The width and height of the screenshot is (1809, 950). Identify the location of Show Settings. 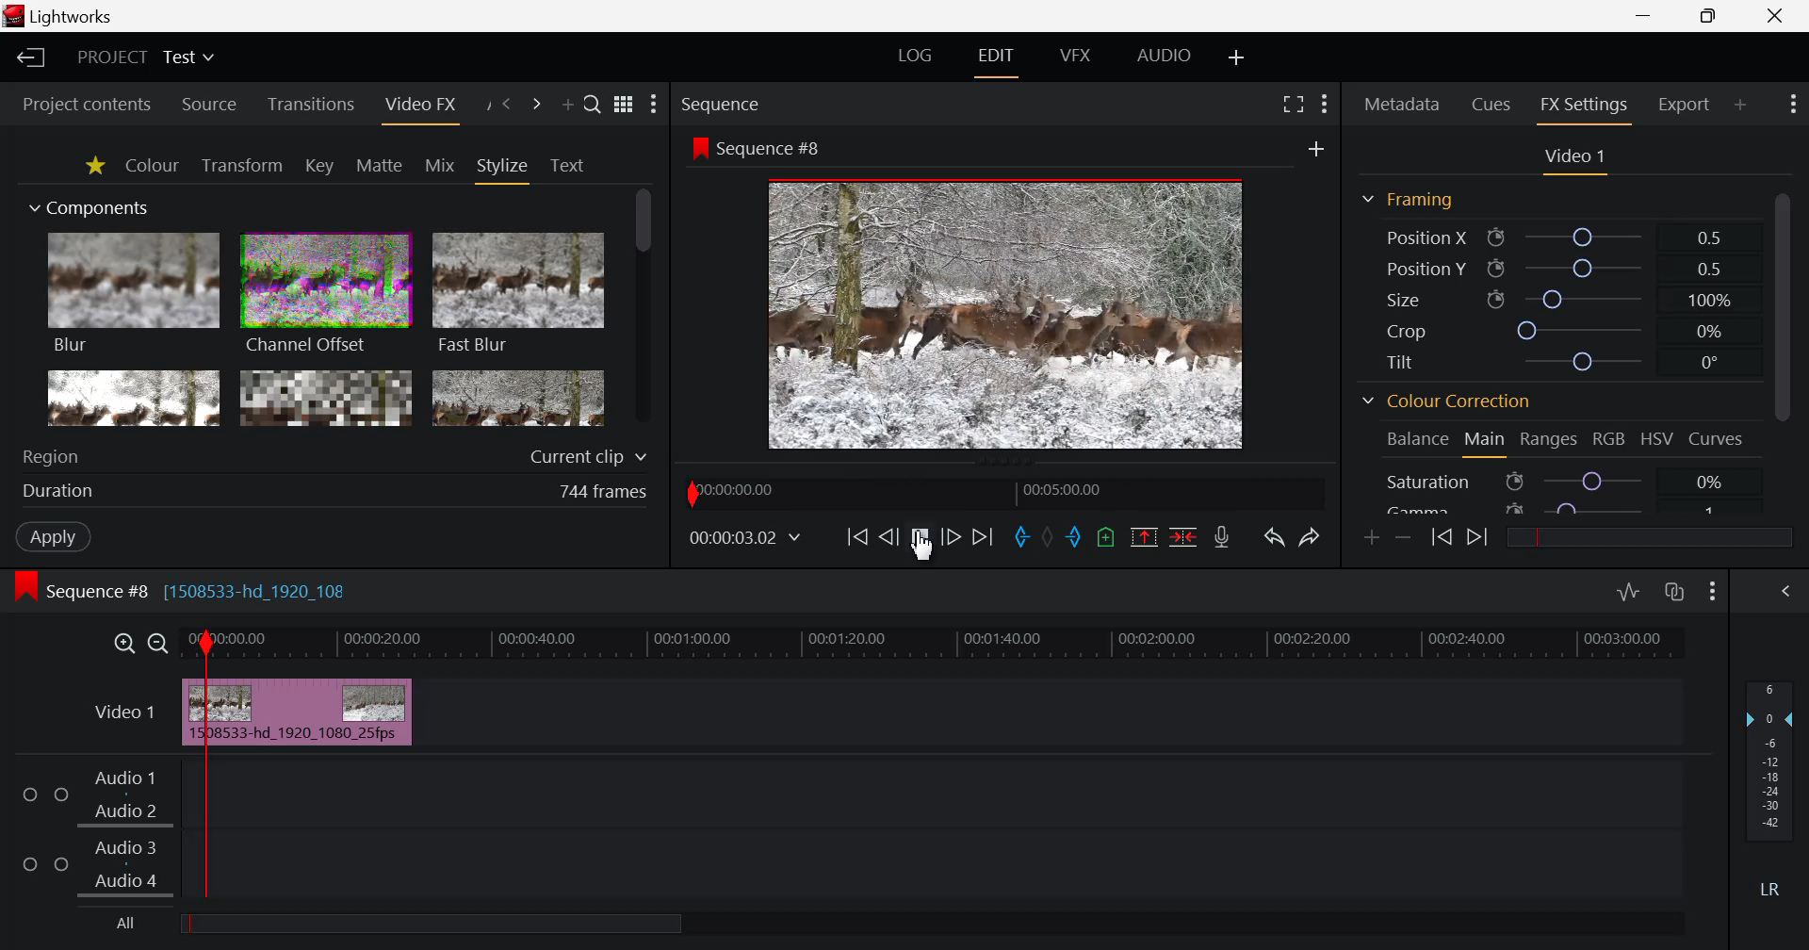
(1791, 106).